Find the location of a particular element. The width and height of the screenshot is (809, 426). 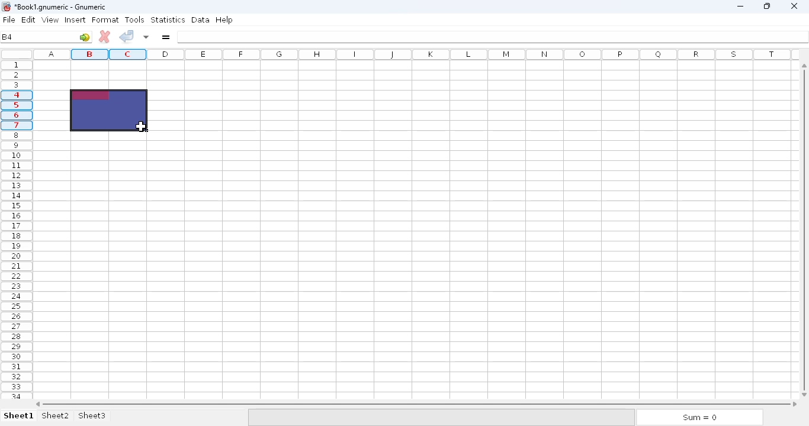

statistics is located at coordinates (168, 20).